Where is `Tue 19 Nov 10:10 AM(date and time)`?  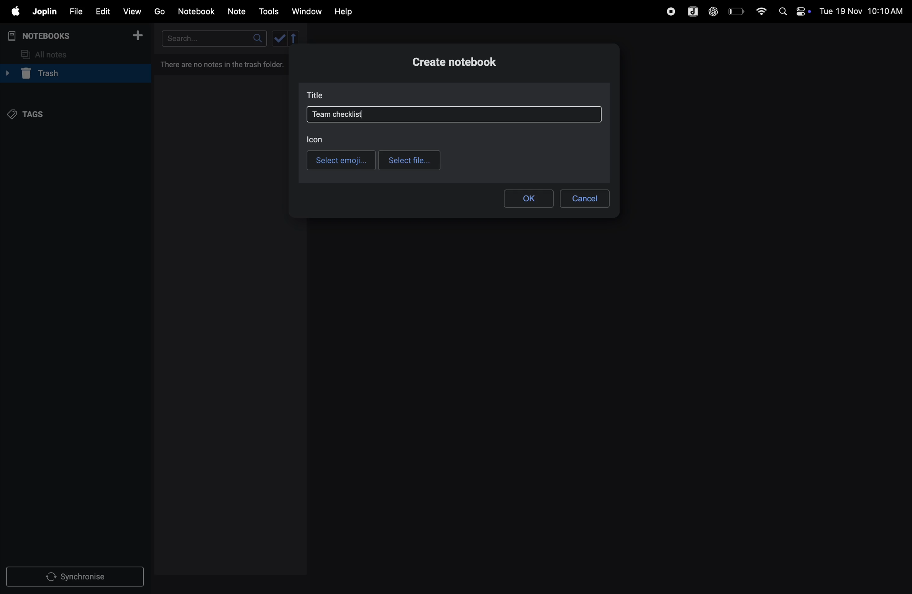
Tue 19 Nov 10:10 AM(date and time) is located at coordinates (862, 11).